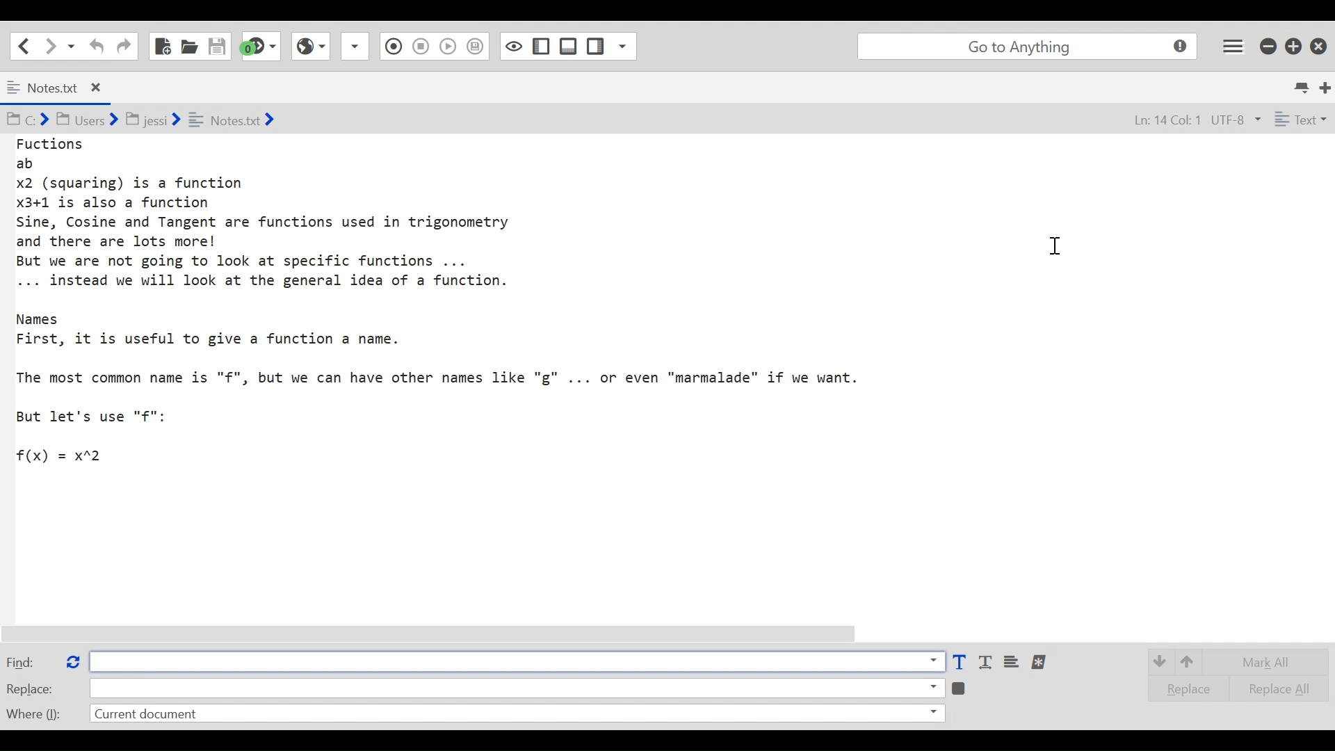  I want to click on Where Field, so click(516, 715).